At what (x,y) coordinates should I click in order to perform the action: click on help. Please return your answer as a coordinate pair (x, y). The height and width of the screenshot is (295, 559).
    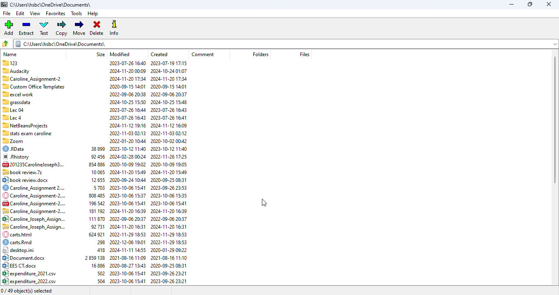
    Looking at the image, I should click on (93, 14).